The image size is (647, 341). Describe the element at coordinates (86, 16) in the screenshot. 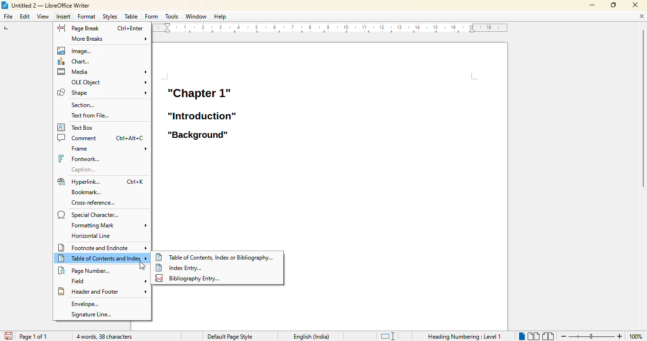

I see `format` at that location.